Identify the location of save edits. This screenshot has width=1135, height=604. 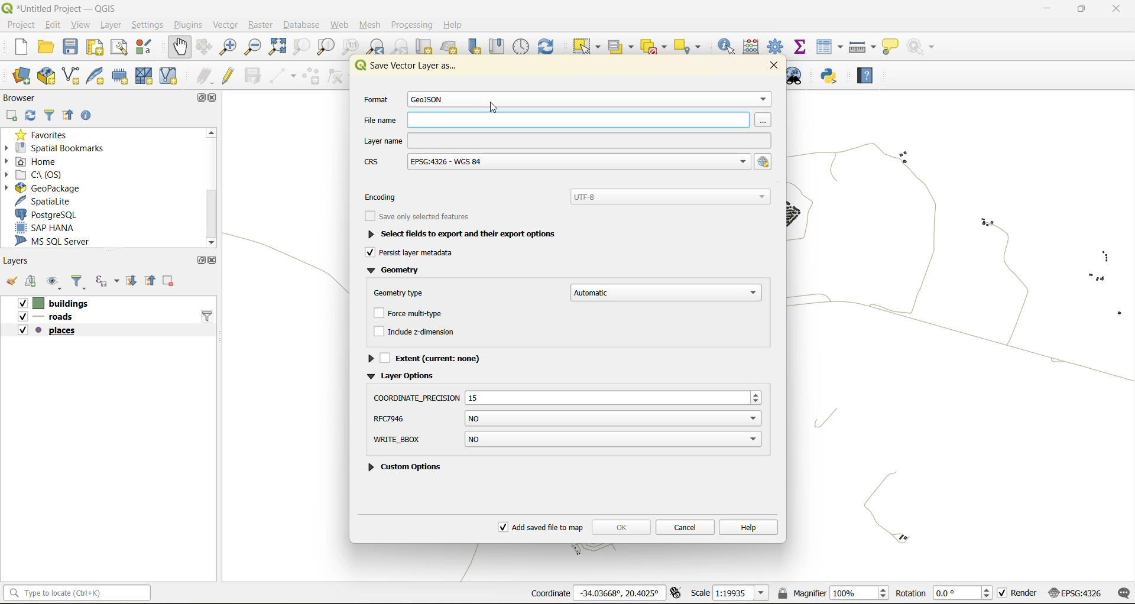
(255, 74).